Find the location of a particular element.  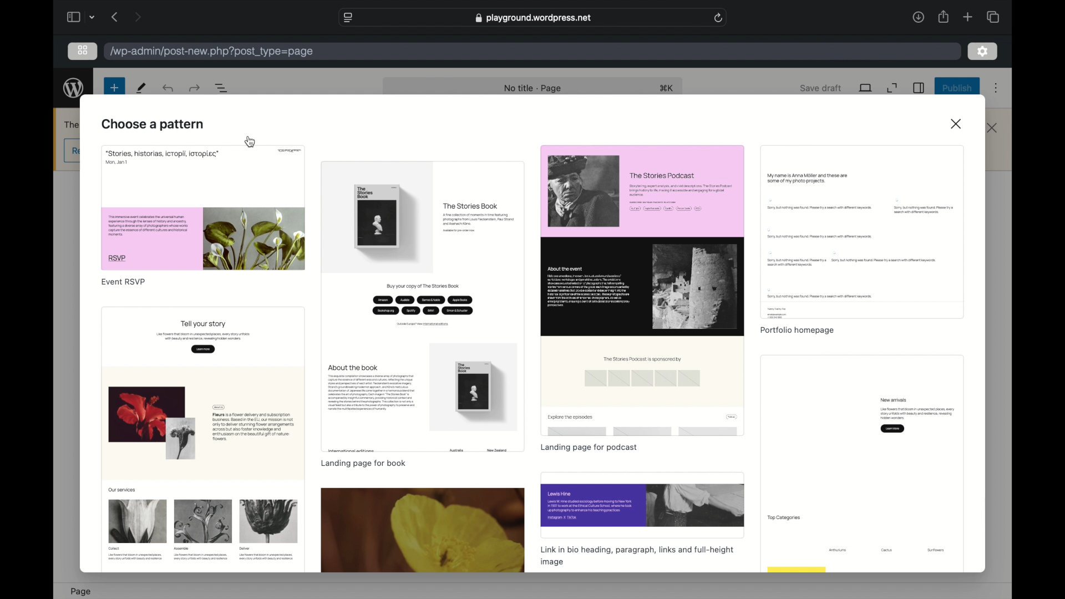

shortcut is located at coordinates (667, 88).